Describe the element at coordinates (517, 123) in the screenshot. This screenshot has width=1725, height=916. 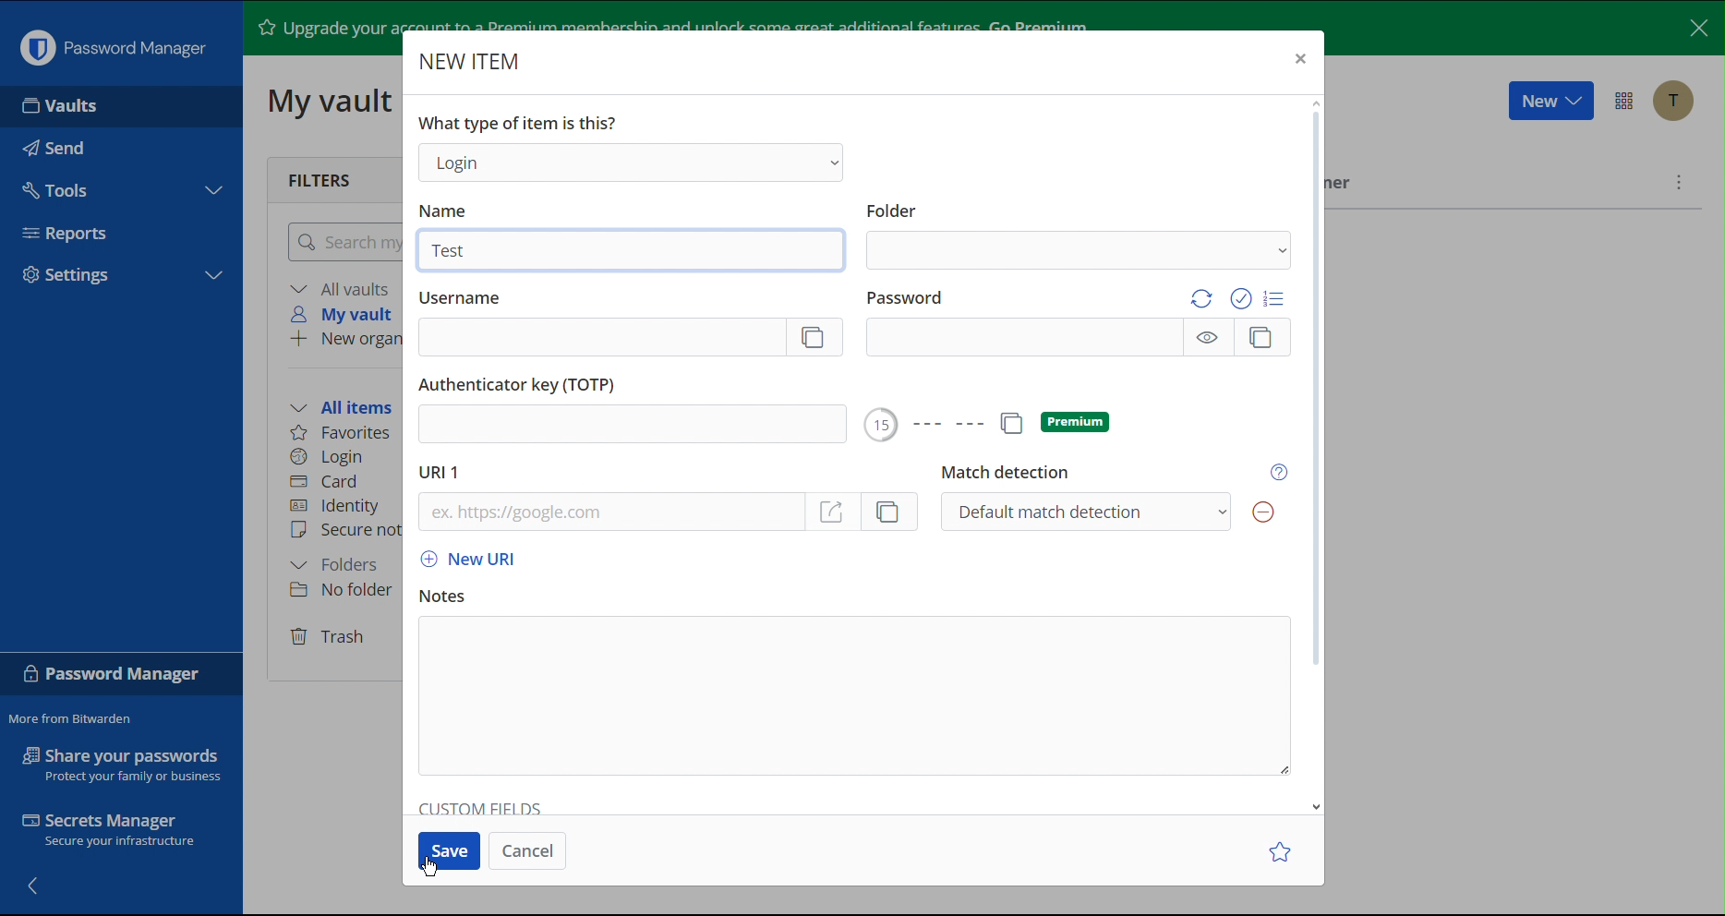
I see `What type of item is this?` at that location.